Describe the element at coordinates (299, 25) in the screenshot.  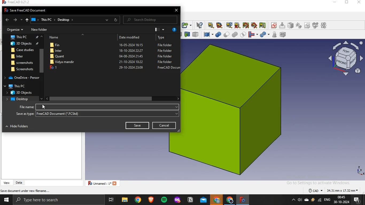
I see `icon` at that location.